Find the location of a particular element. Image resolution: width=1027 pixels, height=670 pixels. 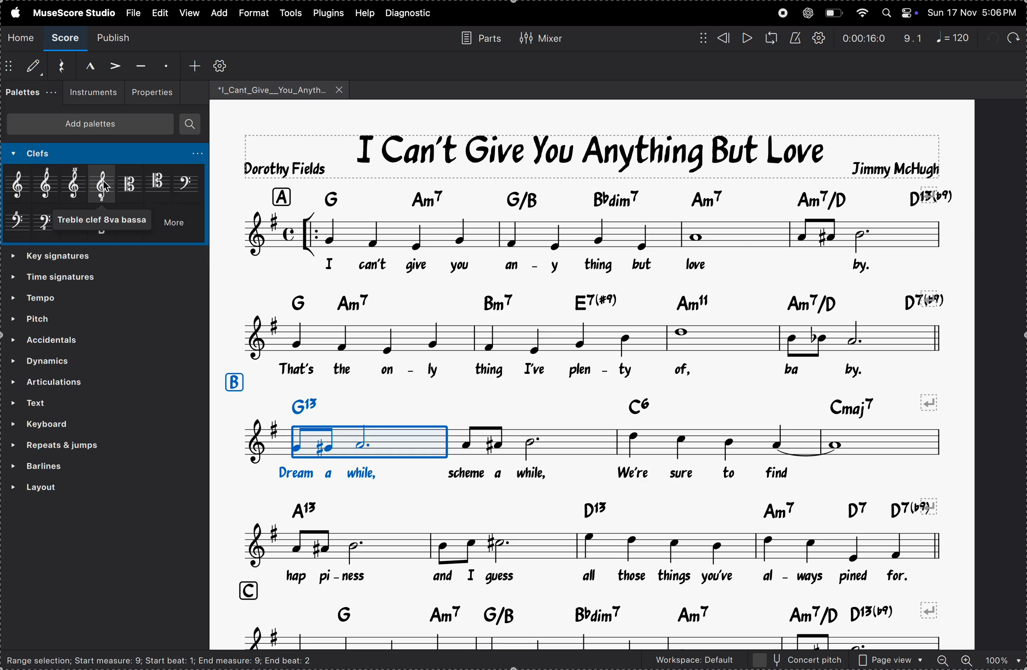

keyboard is located at coordinates (65, 425).